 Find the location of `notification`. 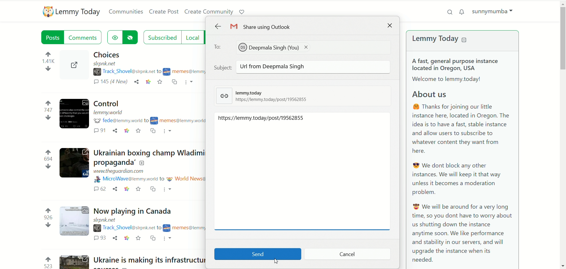

notification is located at coordinates (463, 12).